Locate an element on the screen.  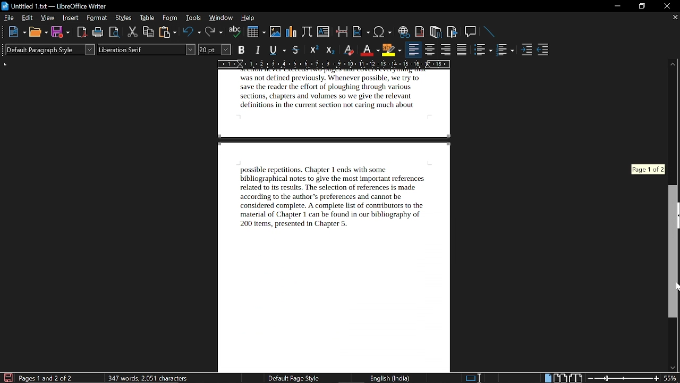
new is located at coordinates (16, 32).